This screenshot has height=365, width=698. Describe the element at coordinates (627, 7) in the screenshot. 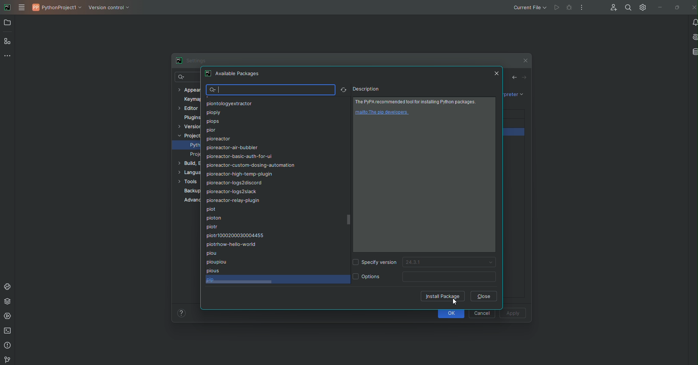

I see `Find` at that location.